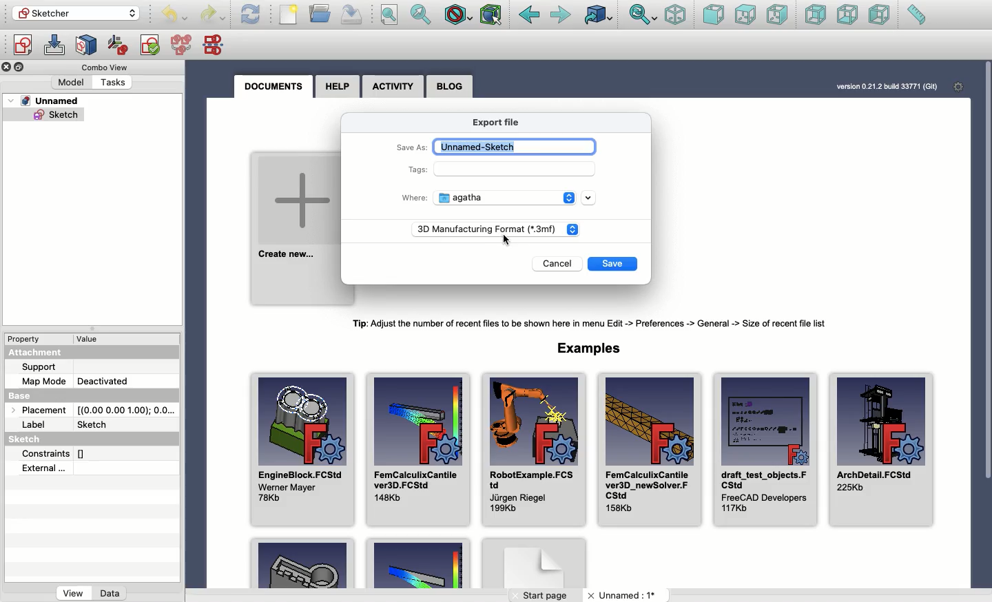 The height and width of the screenshot is (602, 992). Describe the element at coordinates (81, 469) in the screenshot. I see `External...` at that location.